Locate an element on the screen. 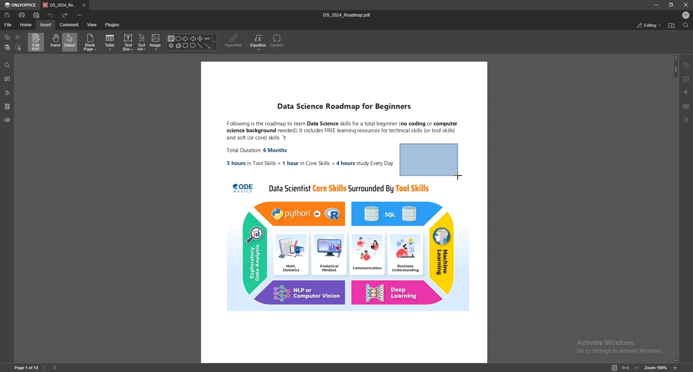  shapes is located at coordinates (192, 43).